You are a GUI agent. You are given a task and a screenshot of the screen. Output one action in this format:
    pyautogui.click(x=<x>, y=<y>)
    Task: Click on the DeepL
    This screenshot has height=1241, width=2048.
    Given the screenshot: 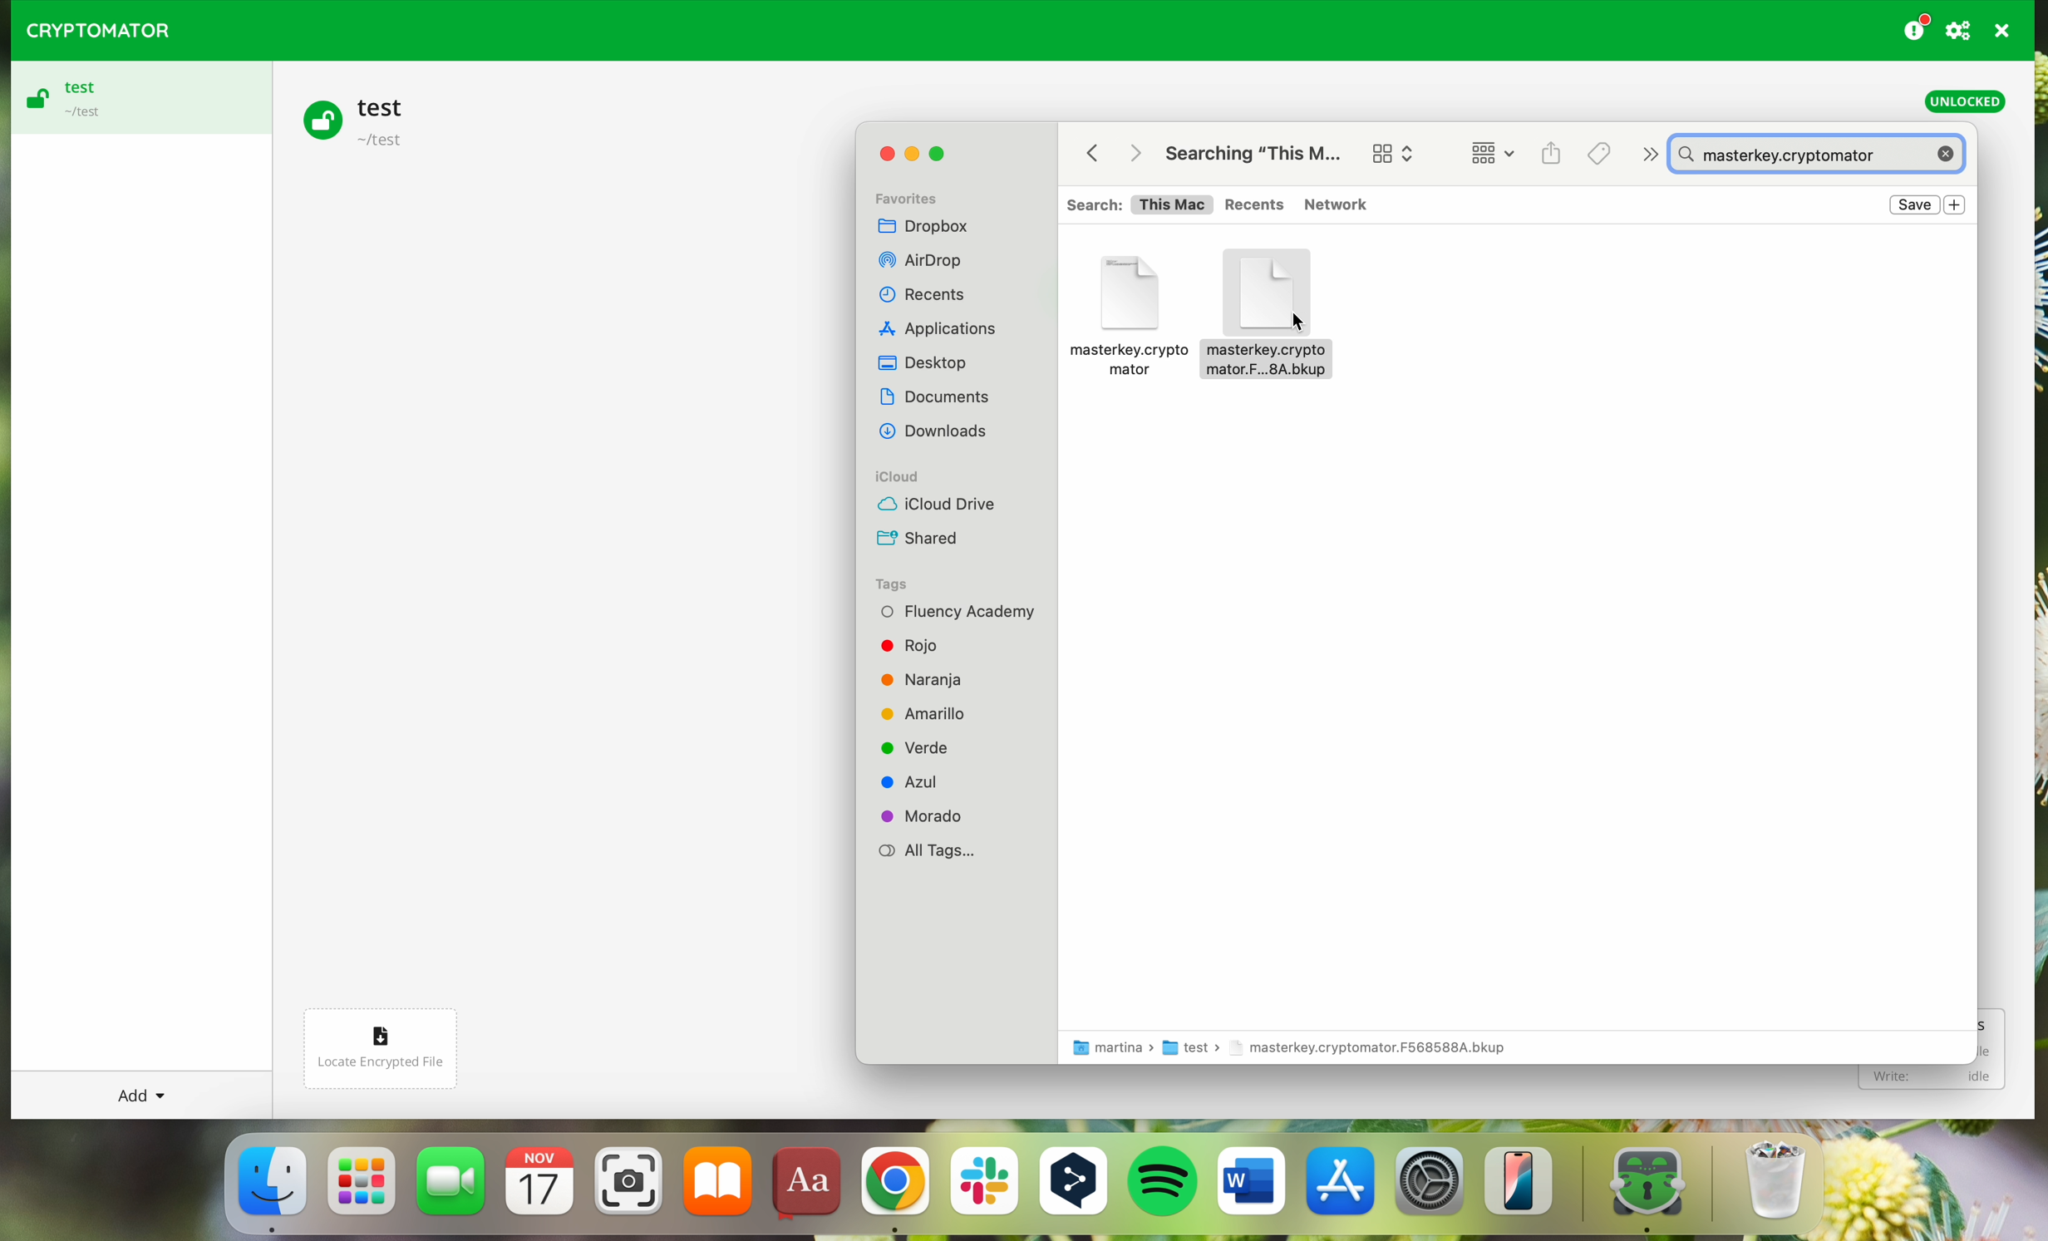 What is the action you would take?
    pyautogui.click(x=1077, y=1184)
    